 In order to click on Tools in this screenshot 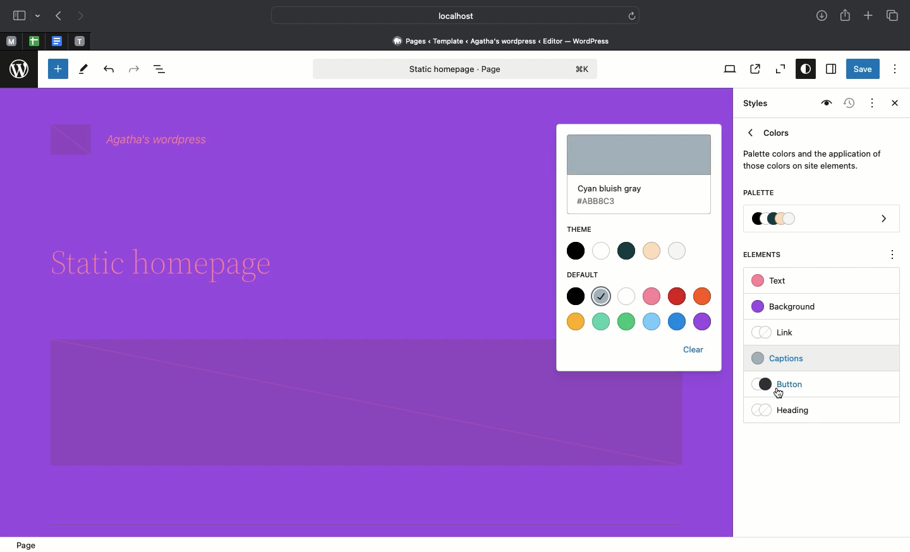, I will do `click(84, 72)`.